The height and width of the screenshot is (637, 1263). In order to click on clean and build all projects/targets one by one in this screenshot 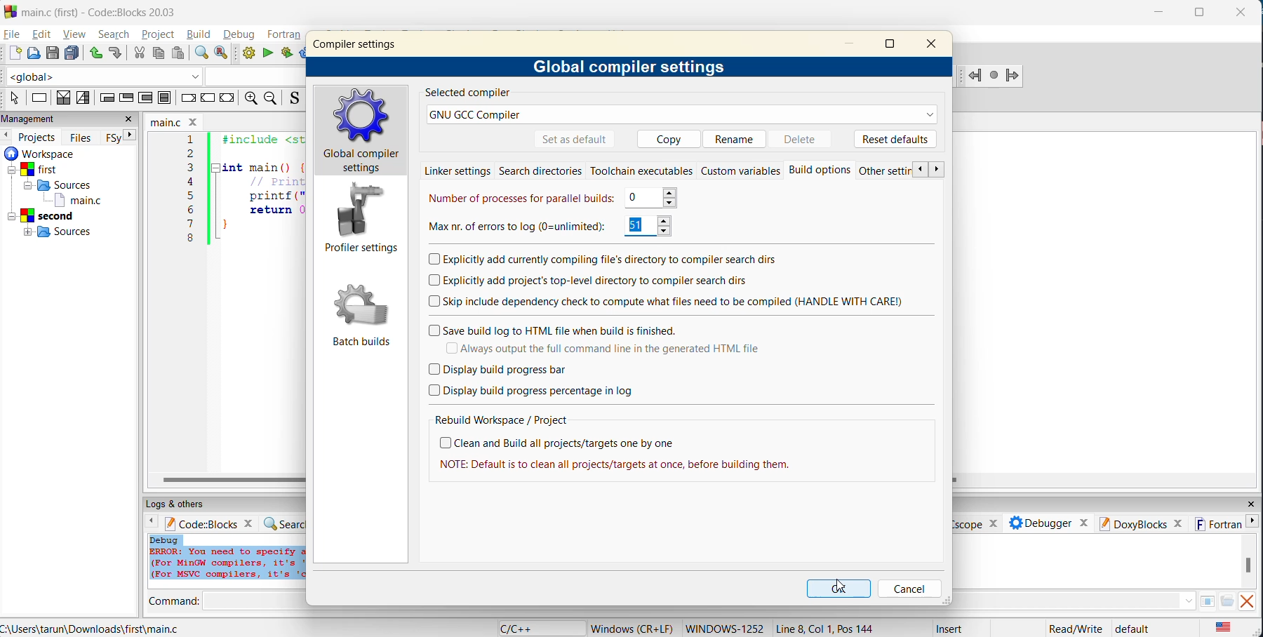, I will do `click(610, 443)`.